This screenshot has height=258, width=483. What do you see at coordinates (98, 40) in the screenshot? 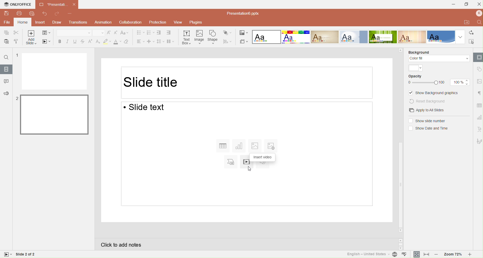
I see `Subscript` at bounding box center [98, 40].